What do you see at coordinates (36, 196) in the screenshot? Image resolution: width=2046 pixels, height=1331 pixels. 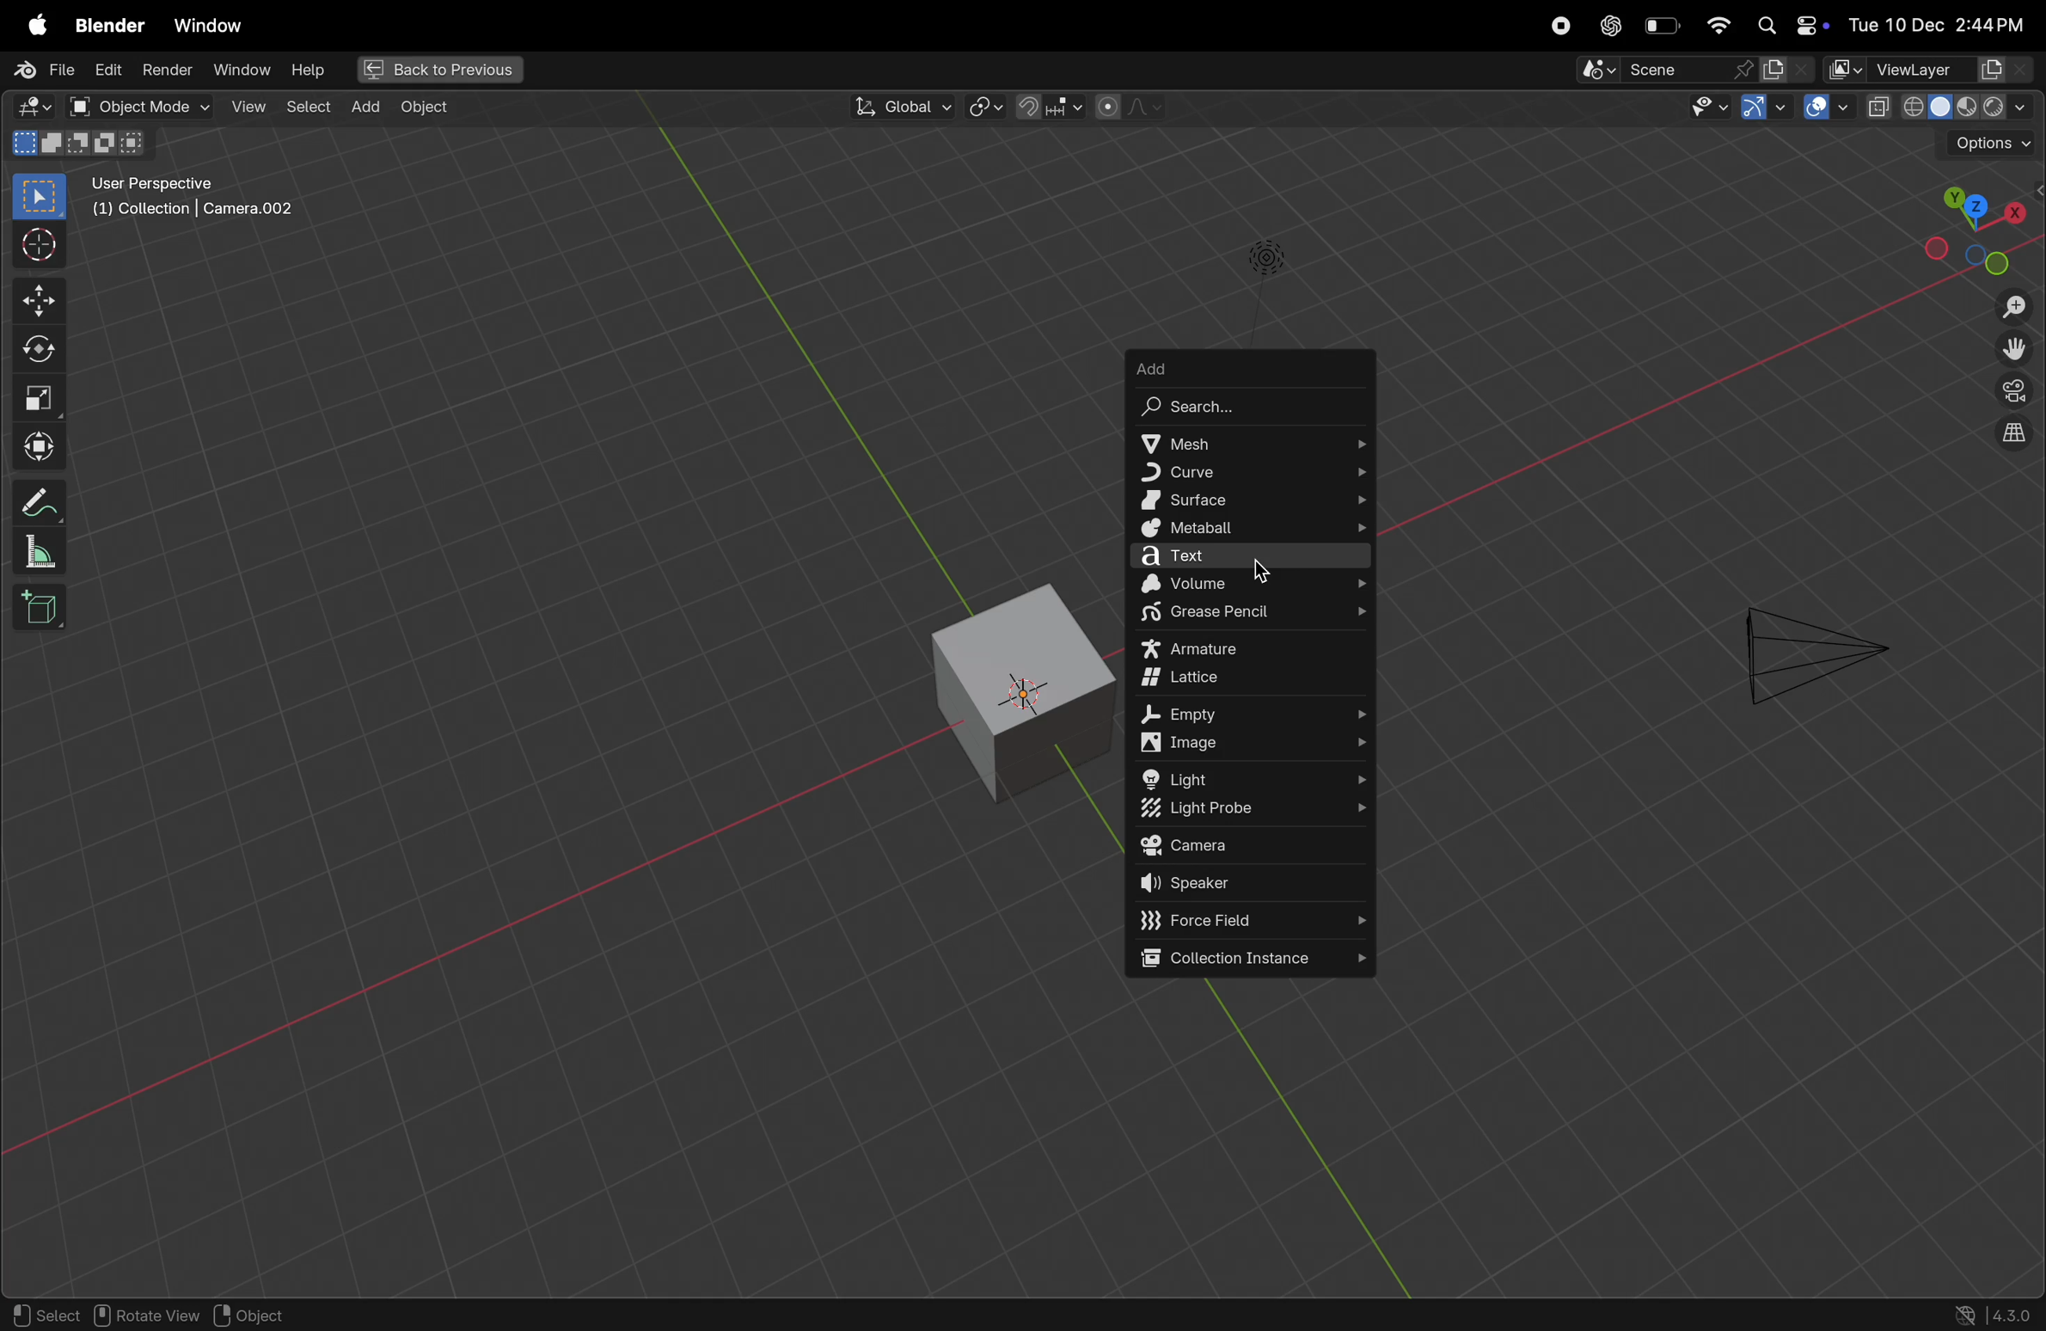 I see `select` at bounding box center [36, 196].